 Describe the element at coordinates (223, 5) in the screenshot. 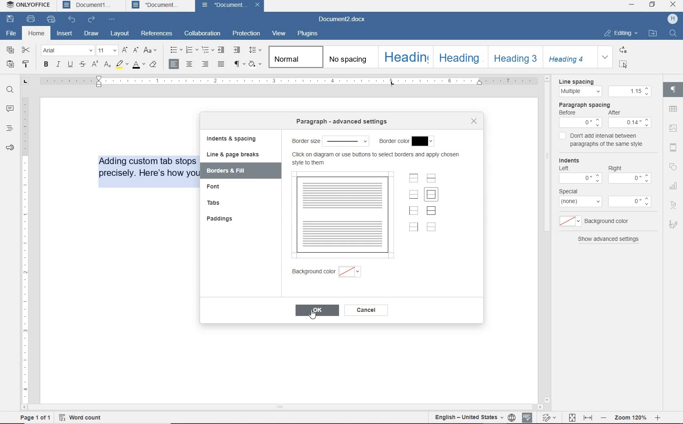

I see `Document` at that location.